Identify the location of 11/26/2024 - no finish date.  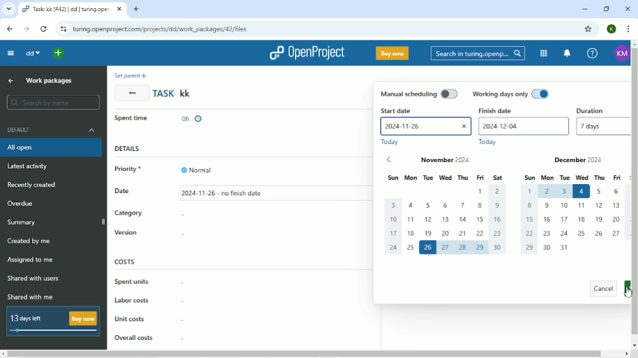
(227, 192).